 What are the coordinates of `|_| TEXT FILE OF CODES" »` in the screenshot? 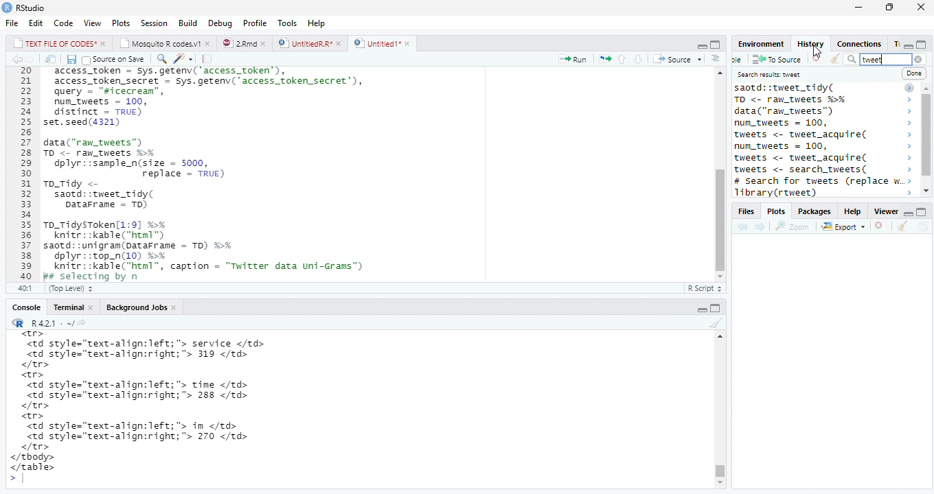 It's located at (52, 43).